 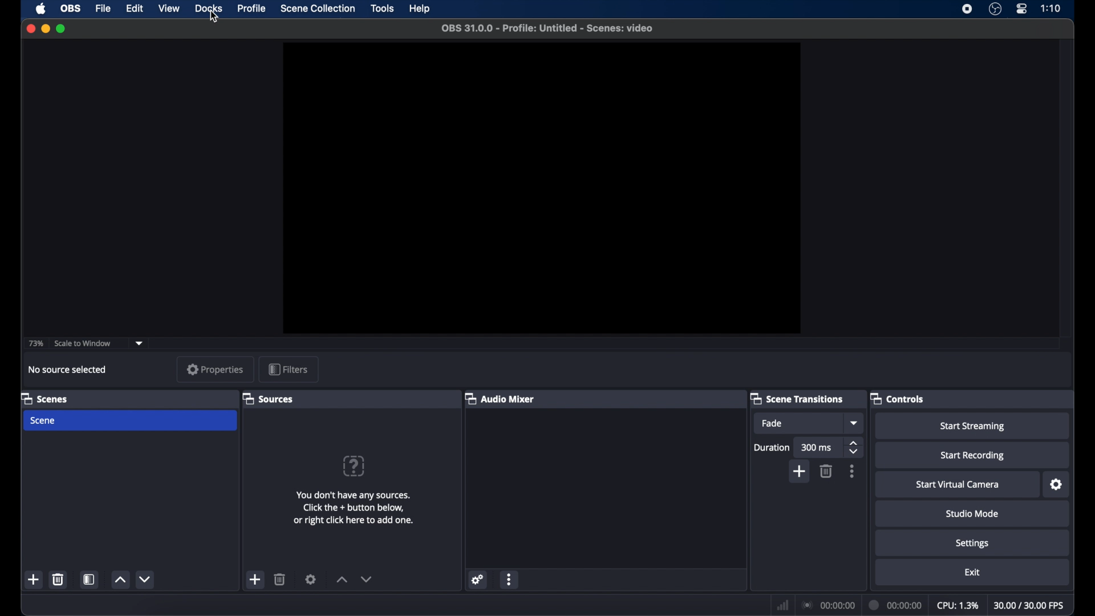 I want to click on preview, so click(x=541, y=189).